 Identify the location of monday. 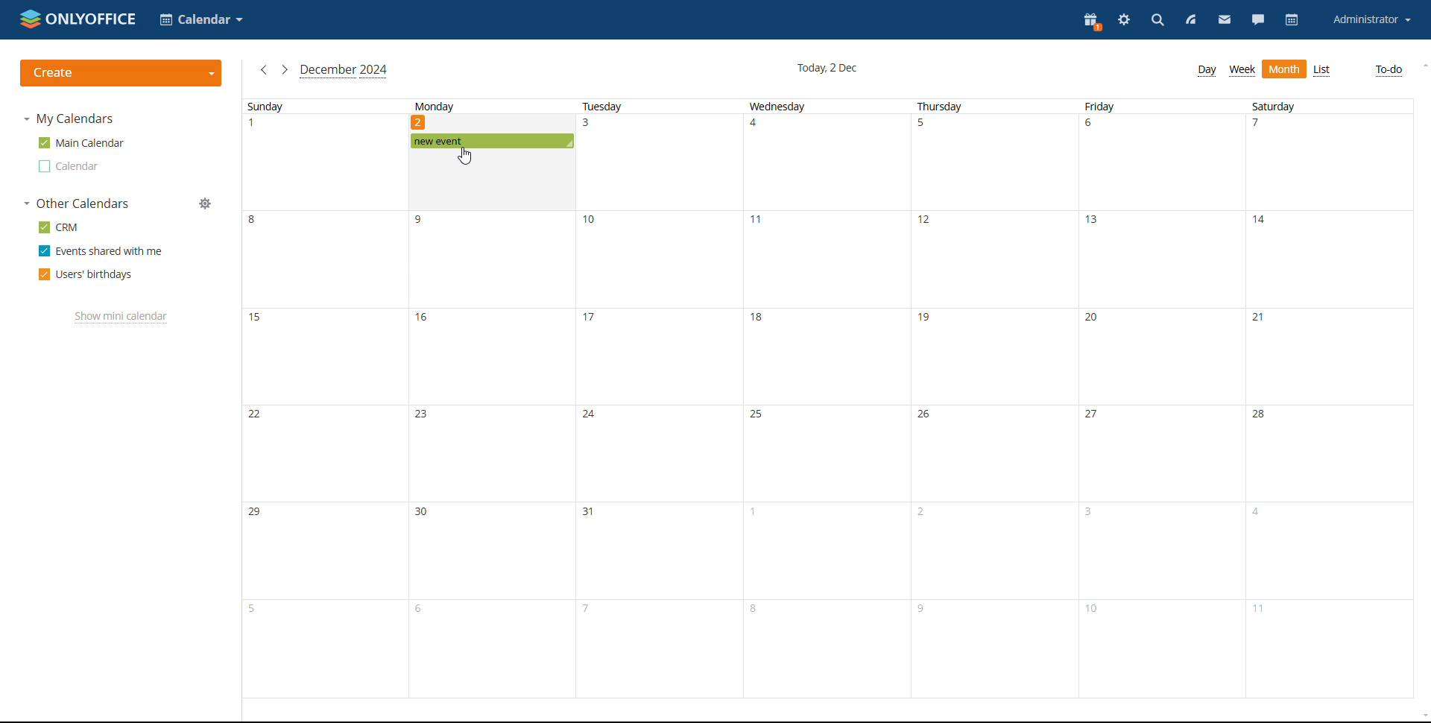
(491, 425).